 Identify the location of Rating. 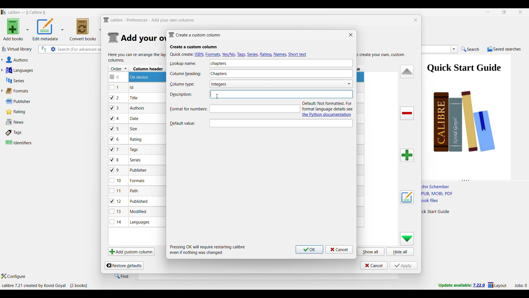
(19, 112).